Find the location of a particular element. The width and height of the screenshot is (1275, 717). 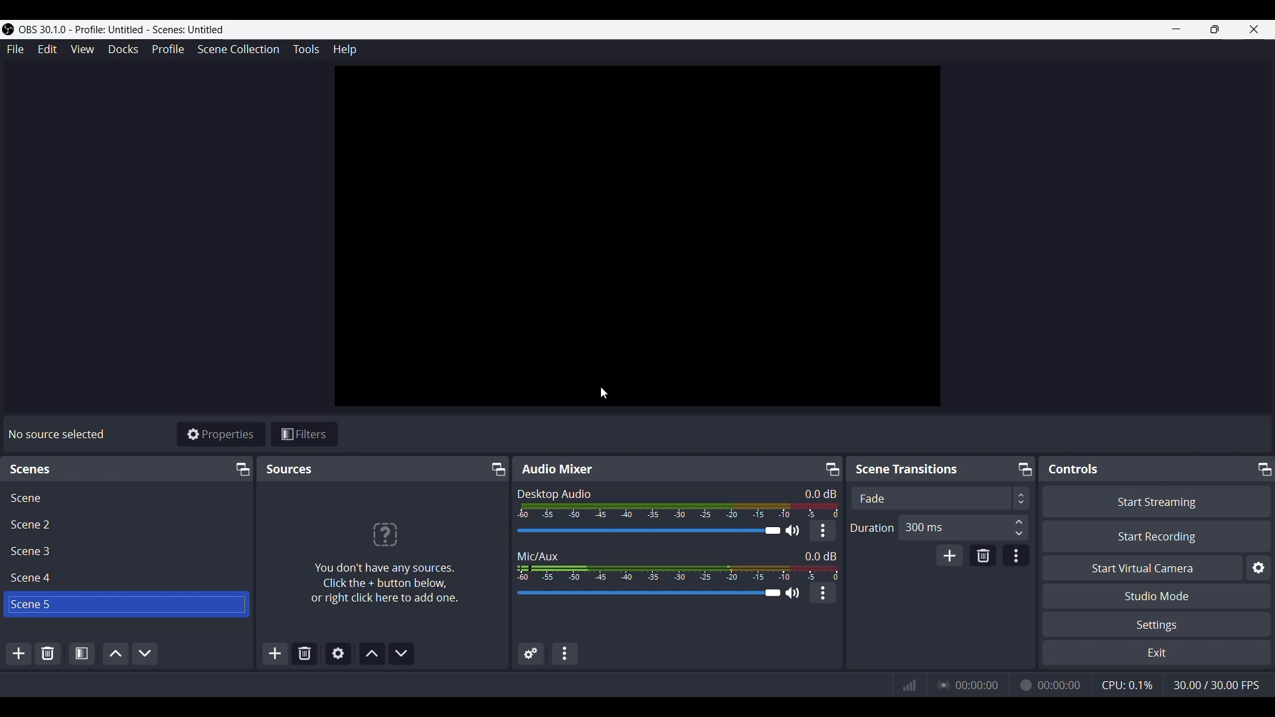

Minimize is located at coordinates (242, 469).